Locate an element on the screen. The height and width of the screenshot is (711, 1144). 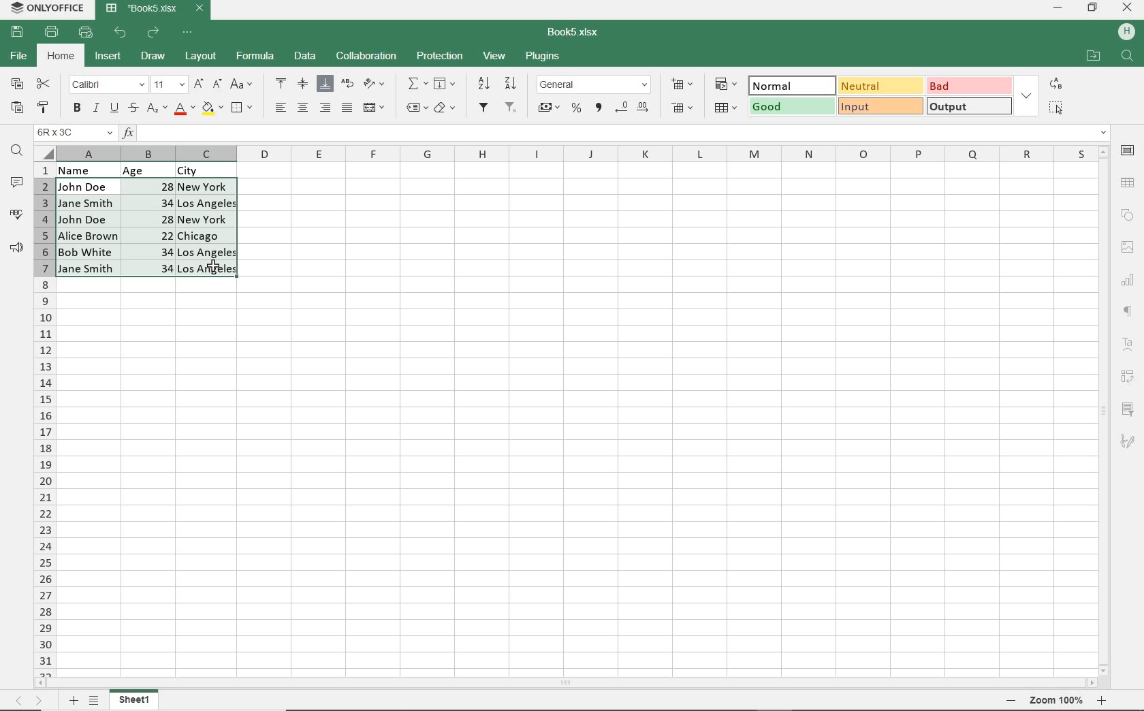
PIVOT TABLE is located at coordinates (1129, 377).